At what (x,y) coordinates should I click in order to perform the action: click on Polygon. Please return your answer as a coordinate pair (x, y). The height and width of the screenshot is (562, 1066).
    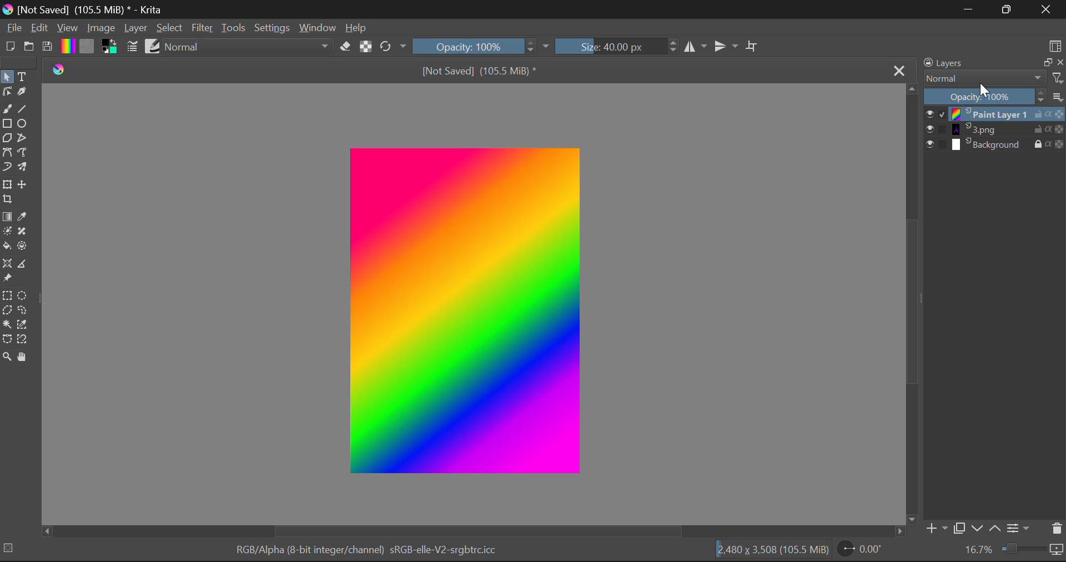
    Looking at the image, I should click on (8, 138).